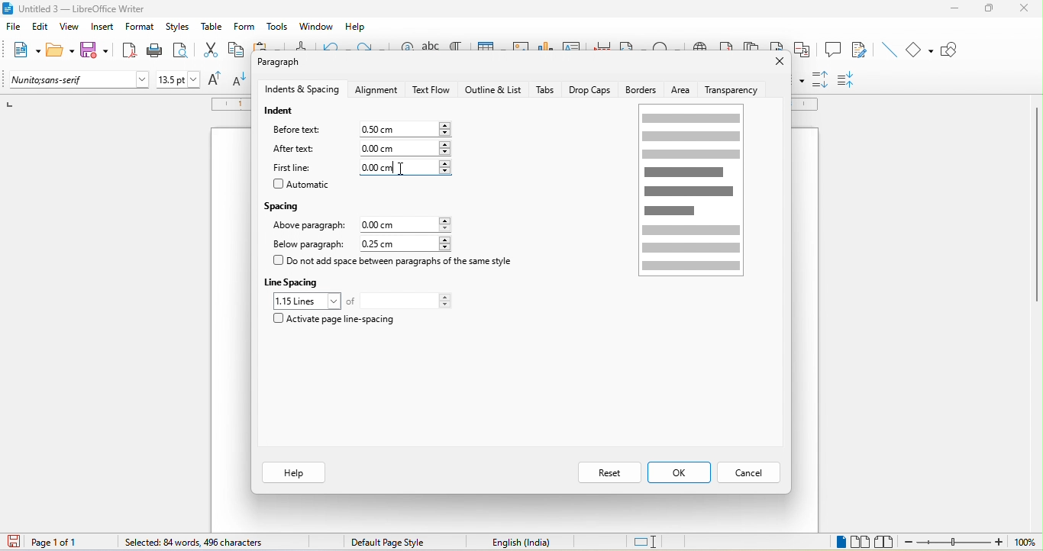 The height and width of the screenshot is (551, 1043). Describe the element at coordinates (211, 51) in the screenshot. I see `cut` at that location.